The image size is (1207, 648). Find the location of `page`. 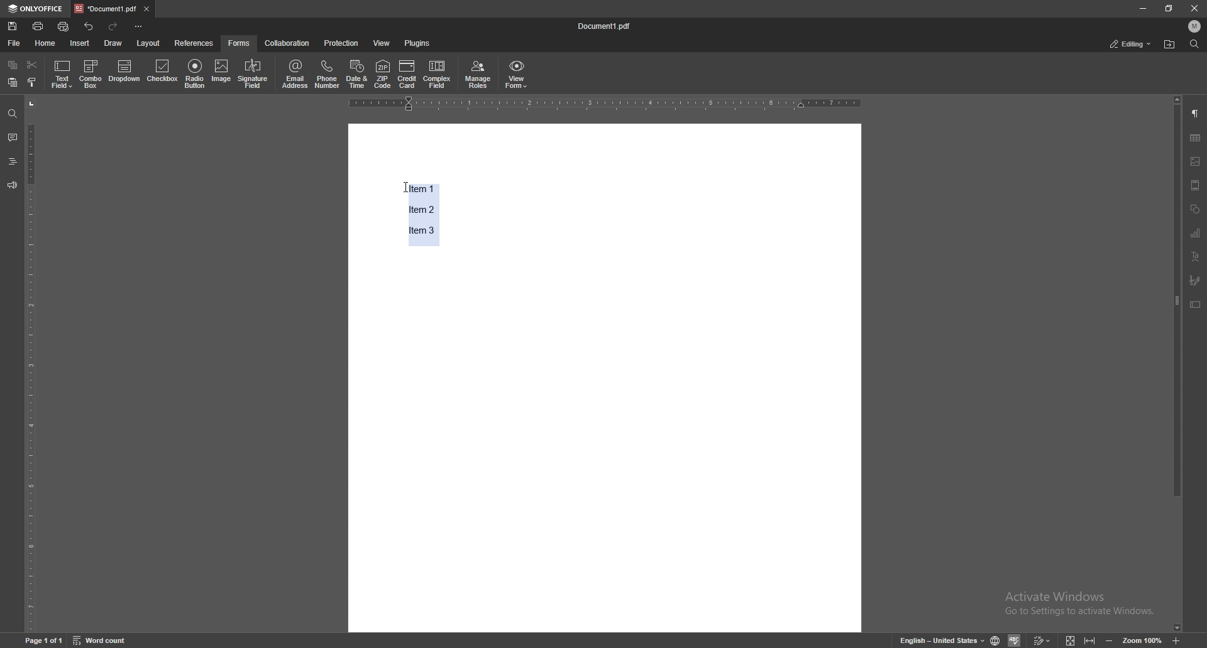

page is located at coordinates (43, 640).